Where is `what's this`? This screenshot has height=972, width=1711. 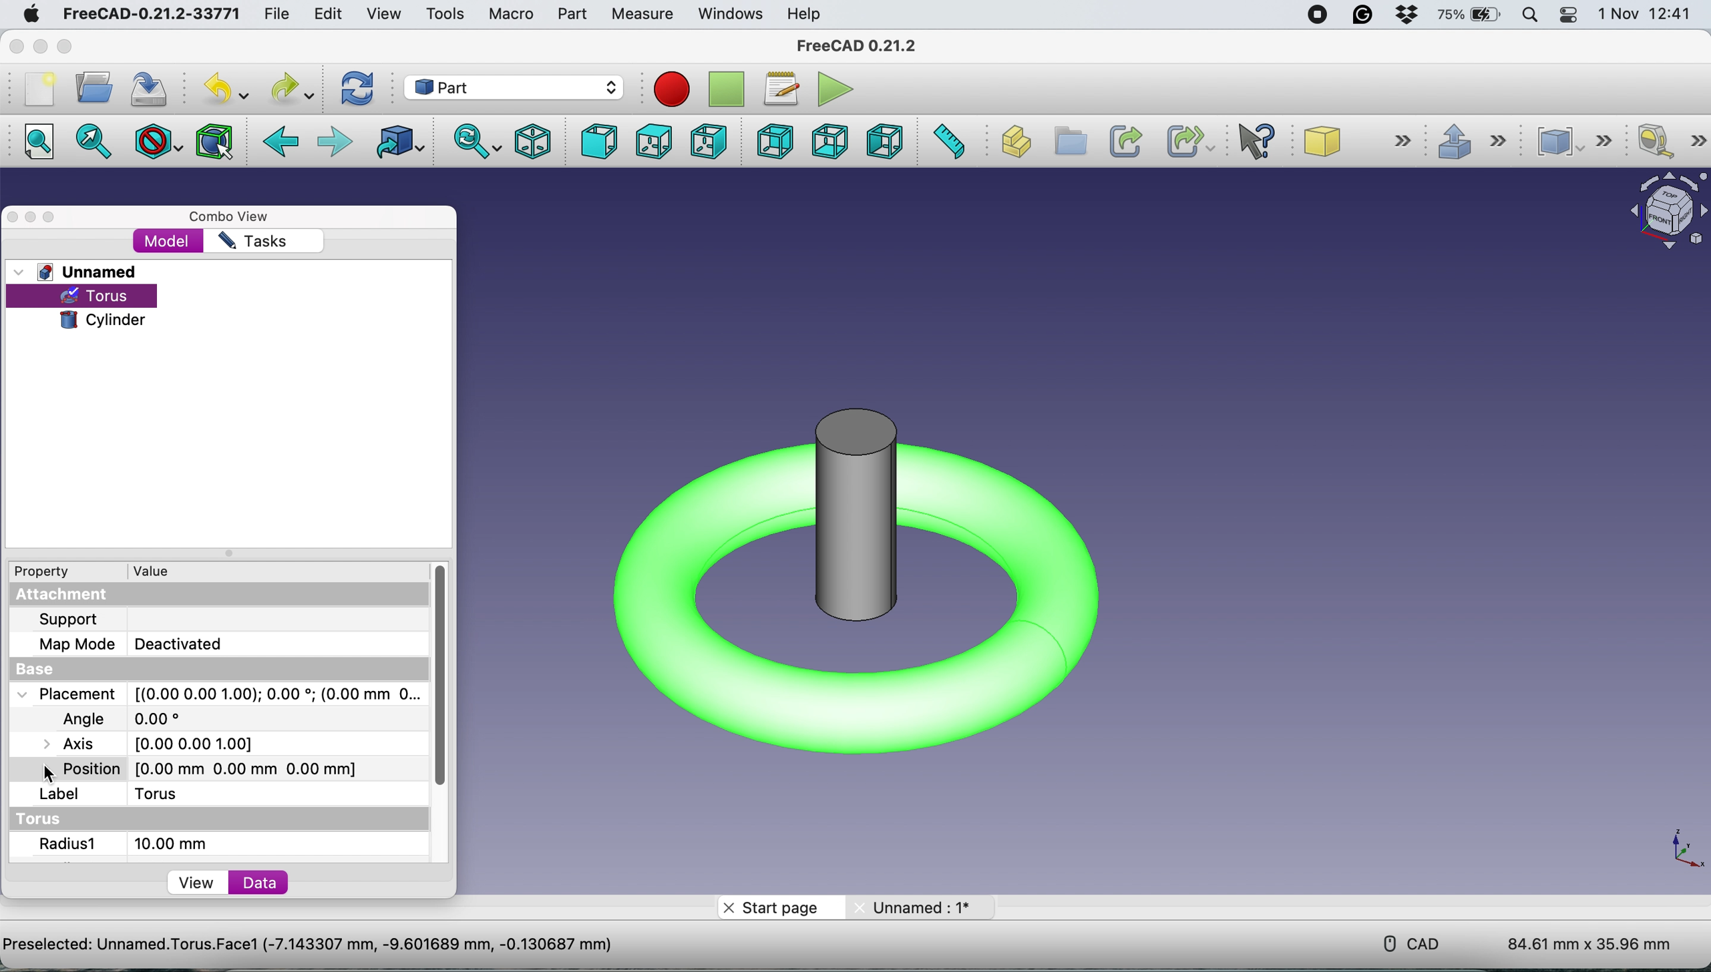 what's this is located at coordinates (1264, 142).